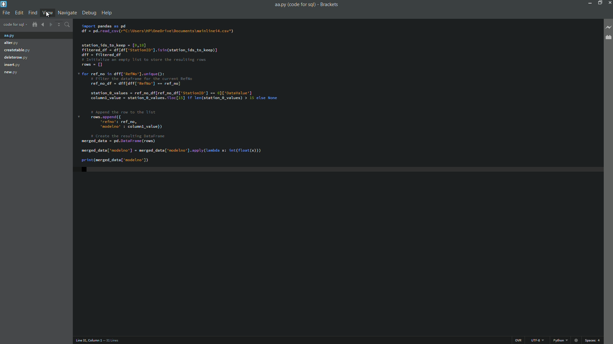  Describe the element at coordinates (13, 25) in the screenshot. I see `project name` at that location.